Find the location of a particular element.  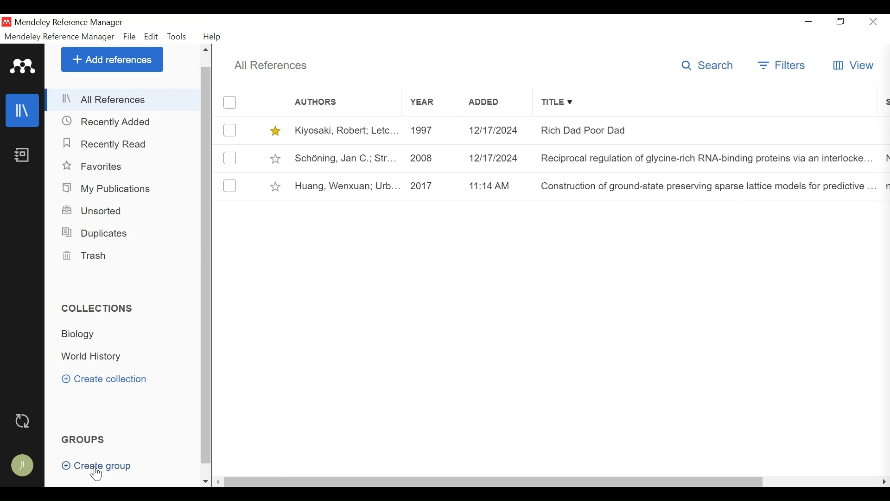

Scroll Left is located at coordinates (884, 482).